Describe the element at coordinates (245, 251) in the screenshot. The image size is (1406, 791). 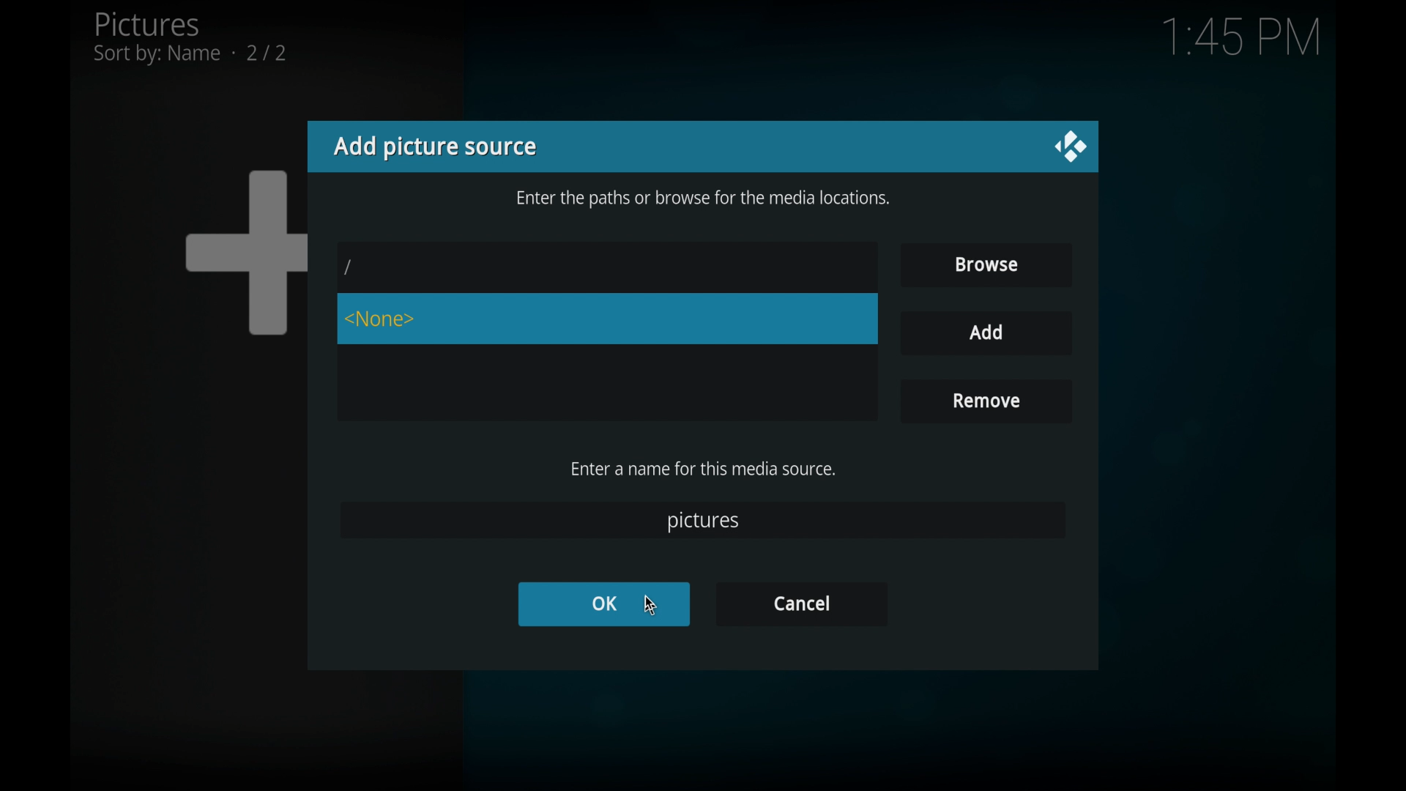
I see `add icon` at that location.